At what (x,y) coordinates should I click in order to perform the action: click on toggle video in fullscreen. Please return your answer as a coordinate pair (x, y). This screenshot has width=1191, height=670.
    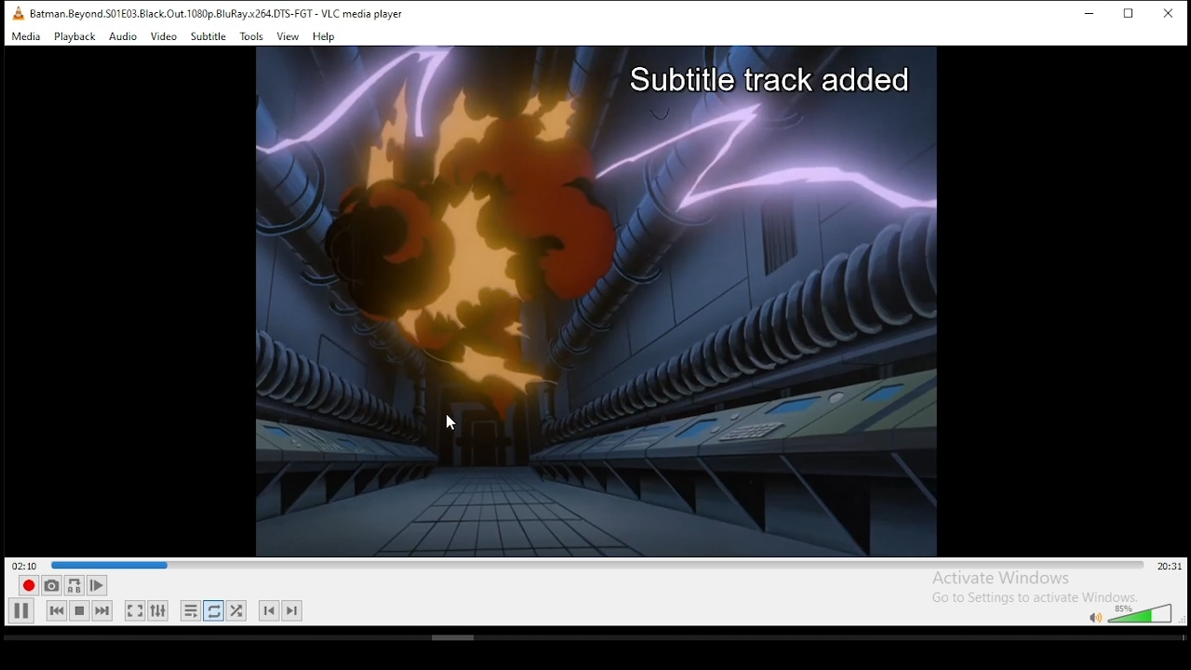
    Looking at the image, I should click on (135, 610).